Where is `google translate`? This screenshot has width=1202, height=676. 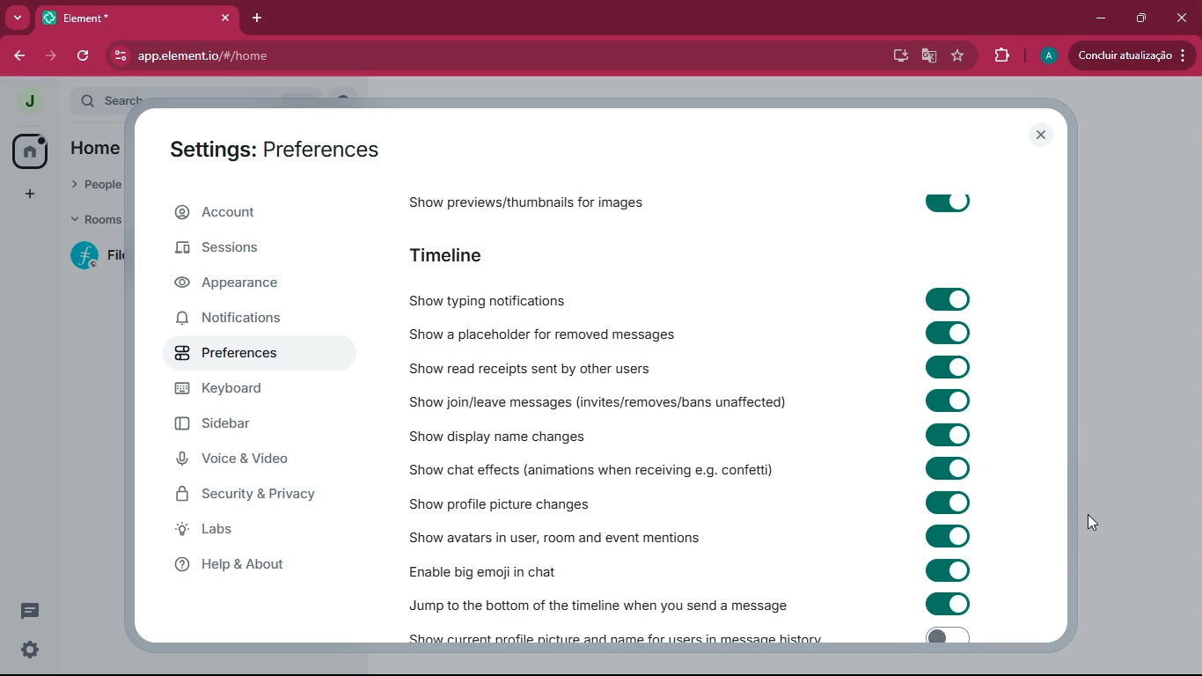 google translate is located at coordinates (927, 56).